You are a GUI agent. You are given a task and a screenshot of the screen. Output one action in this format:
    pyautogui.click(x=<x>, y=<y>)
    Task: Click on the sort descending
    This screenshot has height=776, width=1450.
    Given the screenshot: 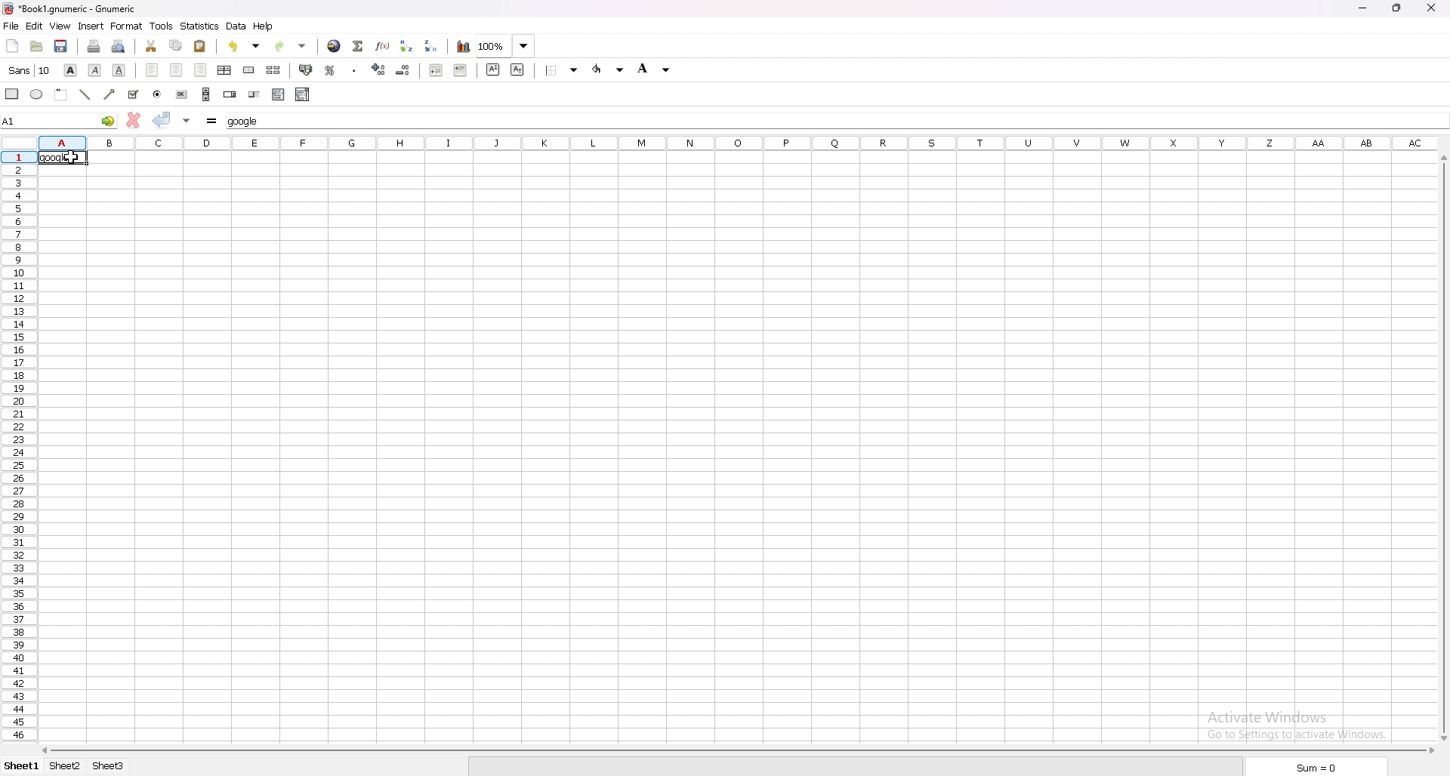 What is the action you would take?
    pyautogui.click(x=431, y=45)
    